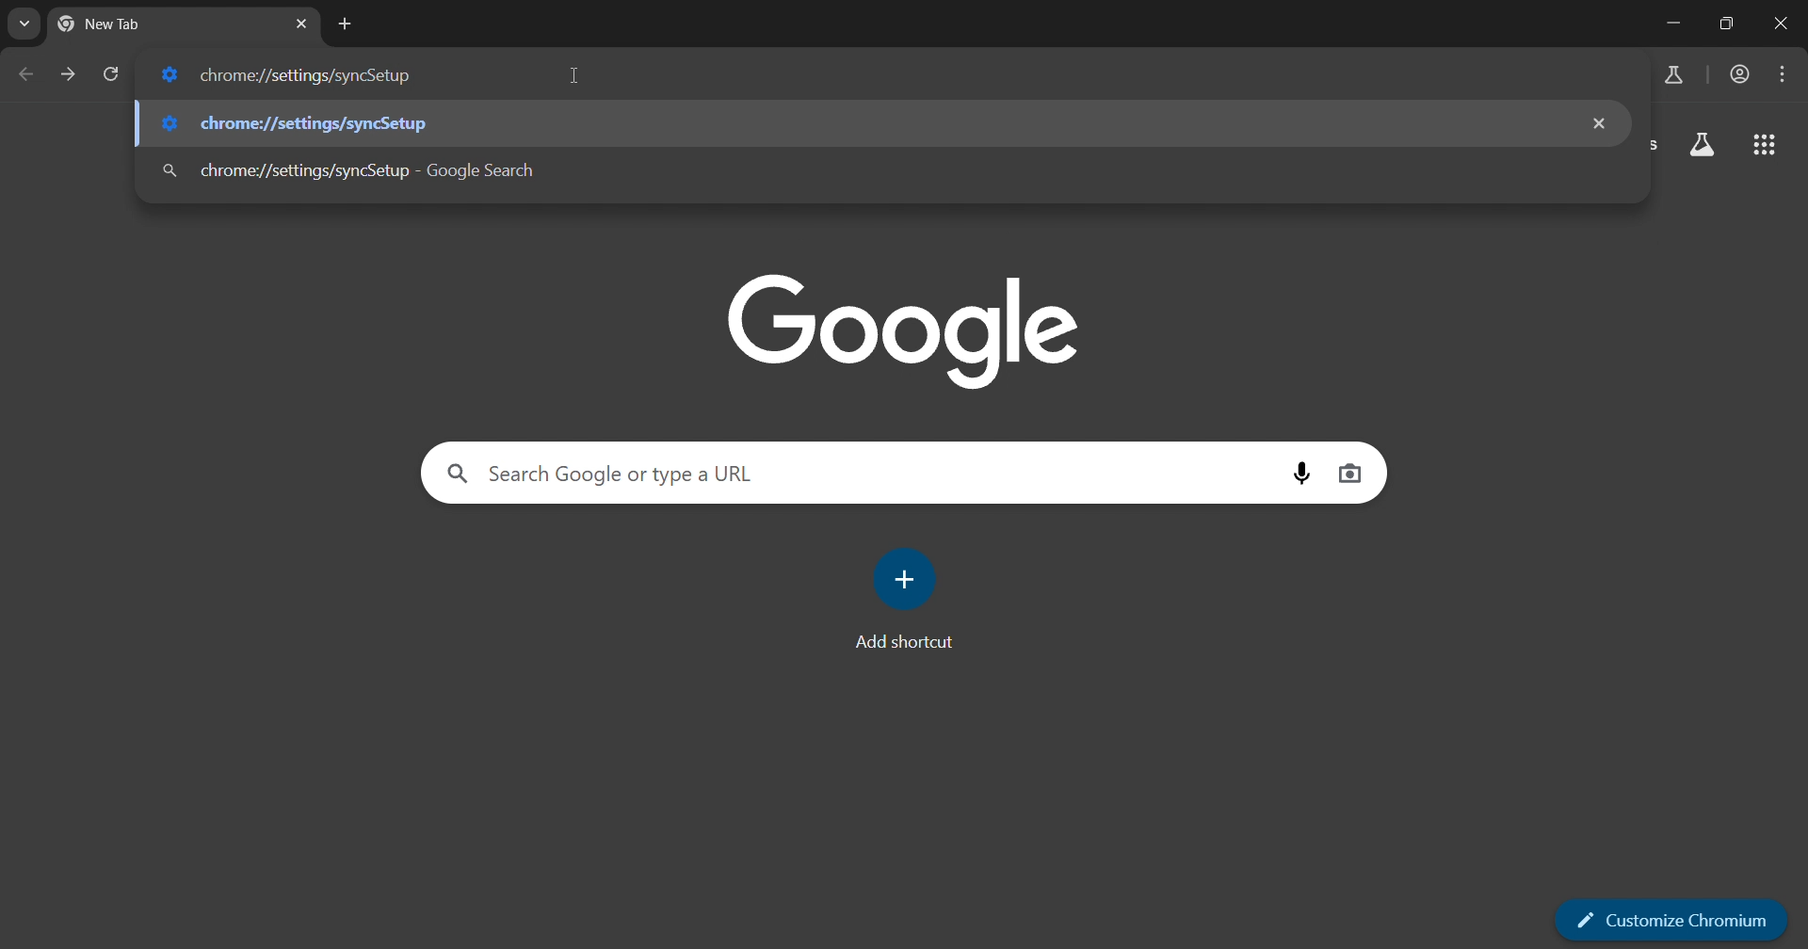  Describe the element at coordinates (1768, 145) in the screenshot. I see `google apps` at that location.